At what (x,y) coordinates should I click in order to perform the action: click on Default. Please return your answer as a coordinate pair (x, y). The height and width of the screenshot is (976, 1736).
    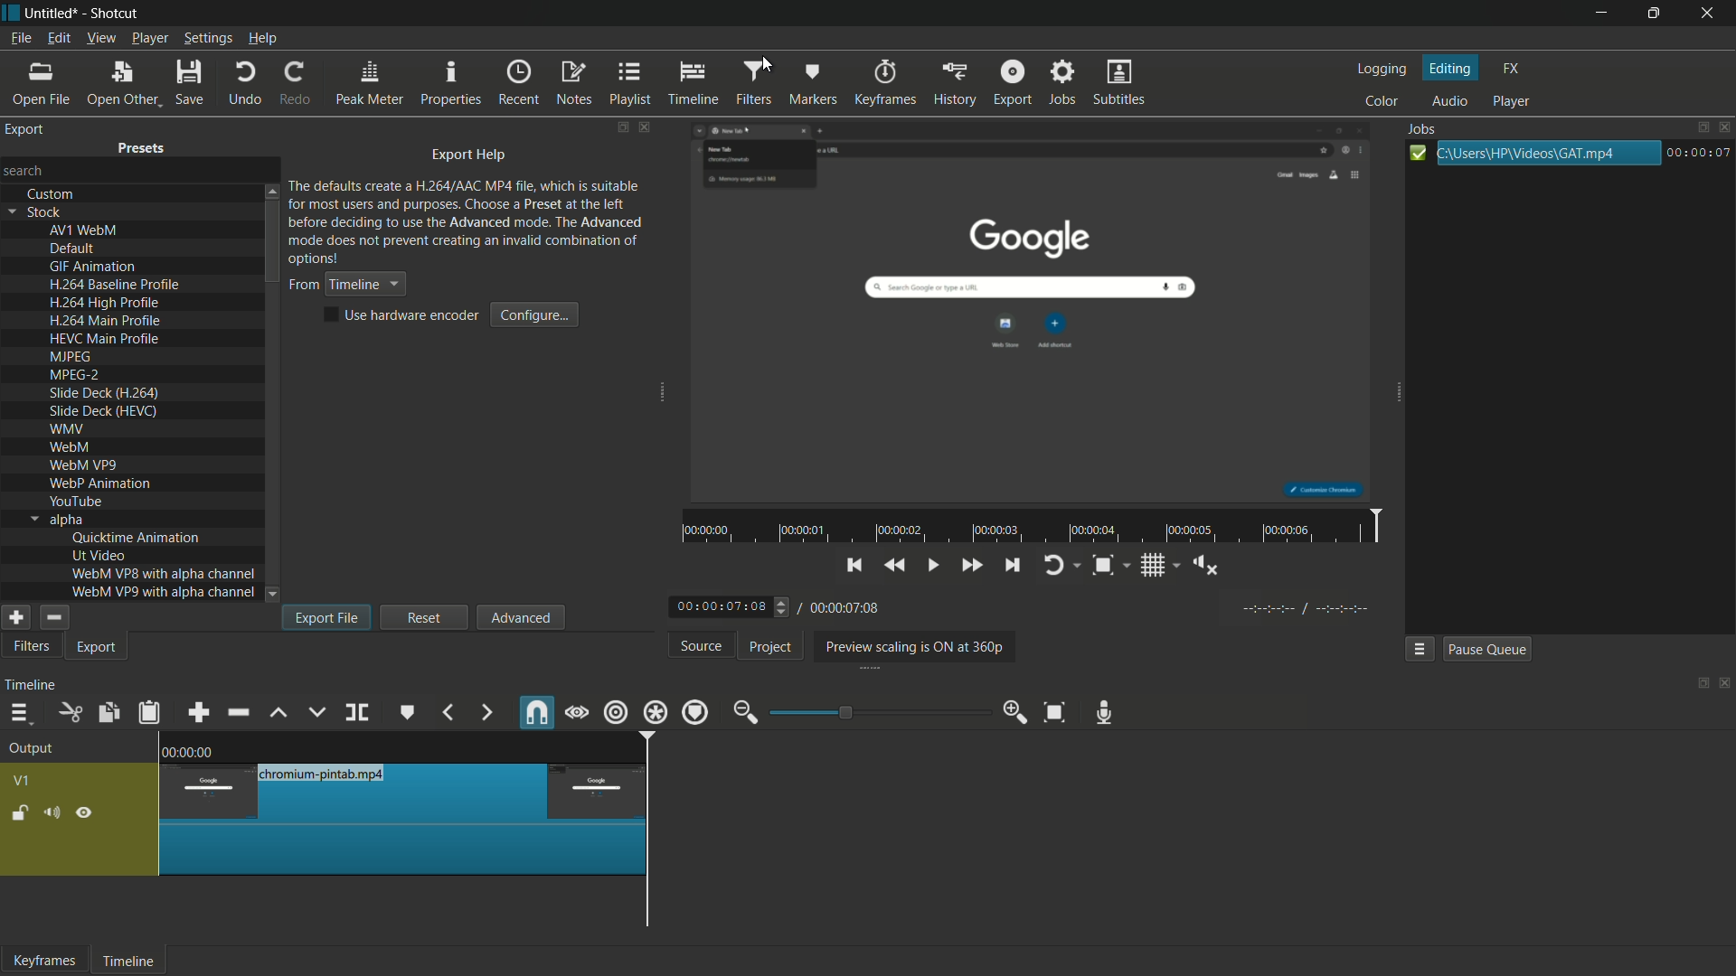
    Looking at the image, I should click on (74, 249).